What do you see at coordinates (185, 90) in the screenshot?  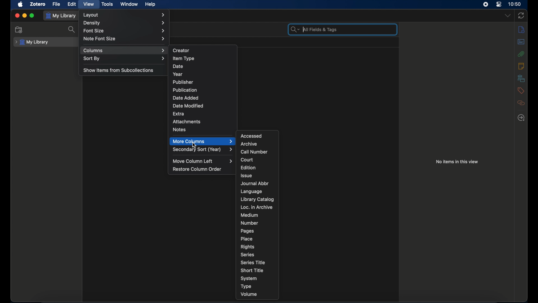 I see `publication` at bounding box center [185, 90].